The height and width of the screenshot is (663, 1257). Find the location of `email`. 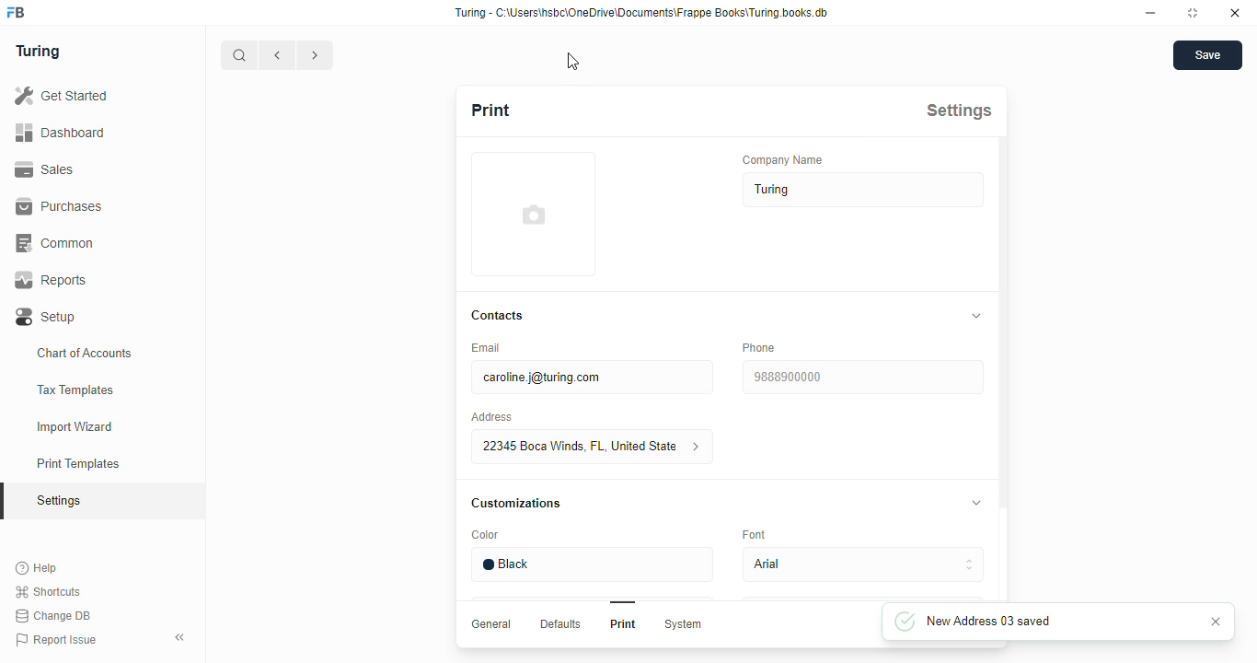

email is located at coordinates (488, 347).